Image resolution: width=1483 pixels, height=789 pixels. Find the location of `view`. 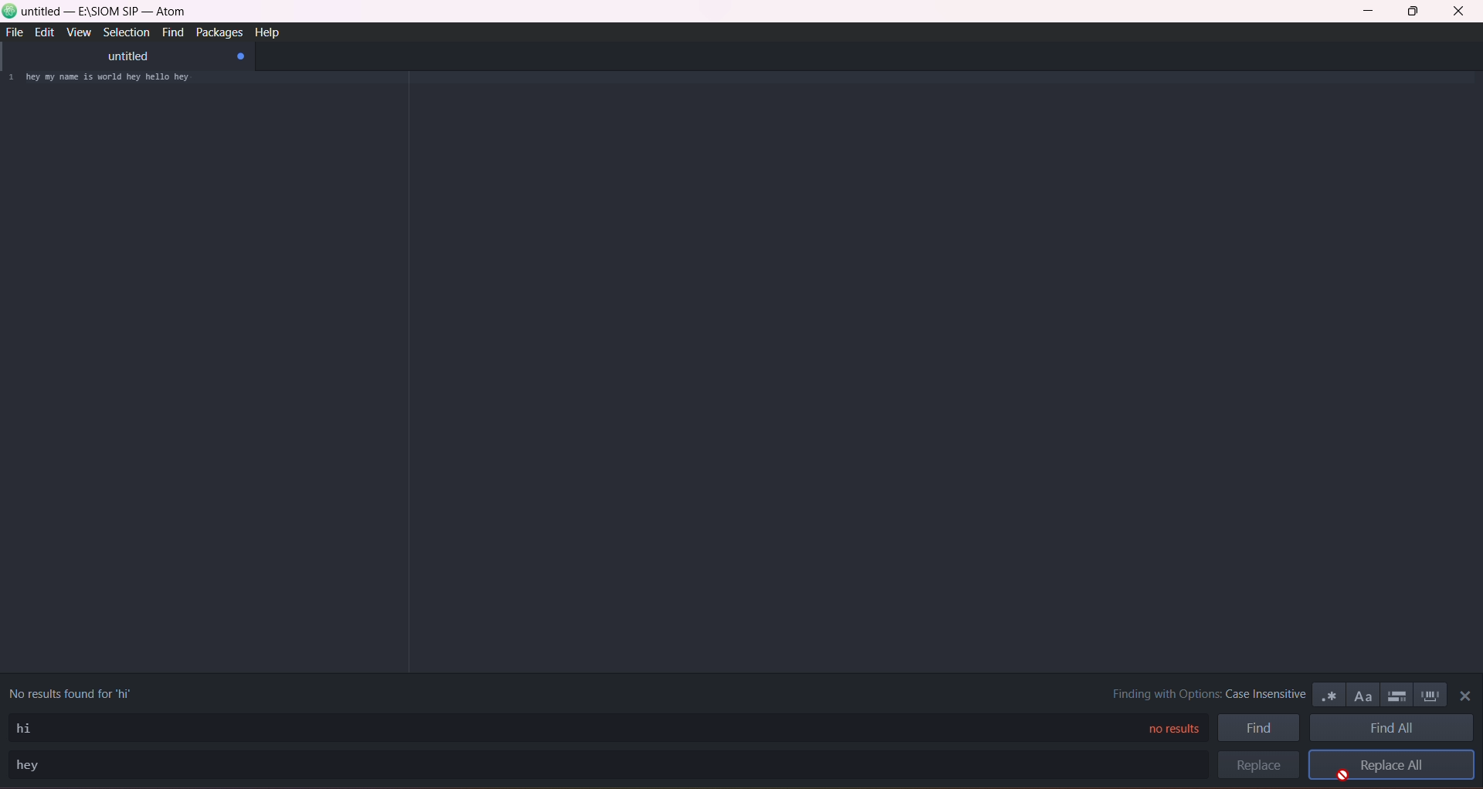

view is located at coordinates (78, 33).